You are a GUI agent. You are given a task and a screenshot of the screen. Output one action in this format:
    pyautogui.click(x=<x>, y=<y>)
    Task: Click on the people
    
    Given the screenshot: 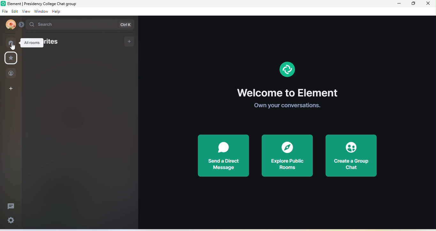 What is the action you would take?
    pyautogui.click(x=12, y=74)
    